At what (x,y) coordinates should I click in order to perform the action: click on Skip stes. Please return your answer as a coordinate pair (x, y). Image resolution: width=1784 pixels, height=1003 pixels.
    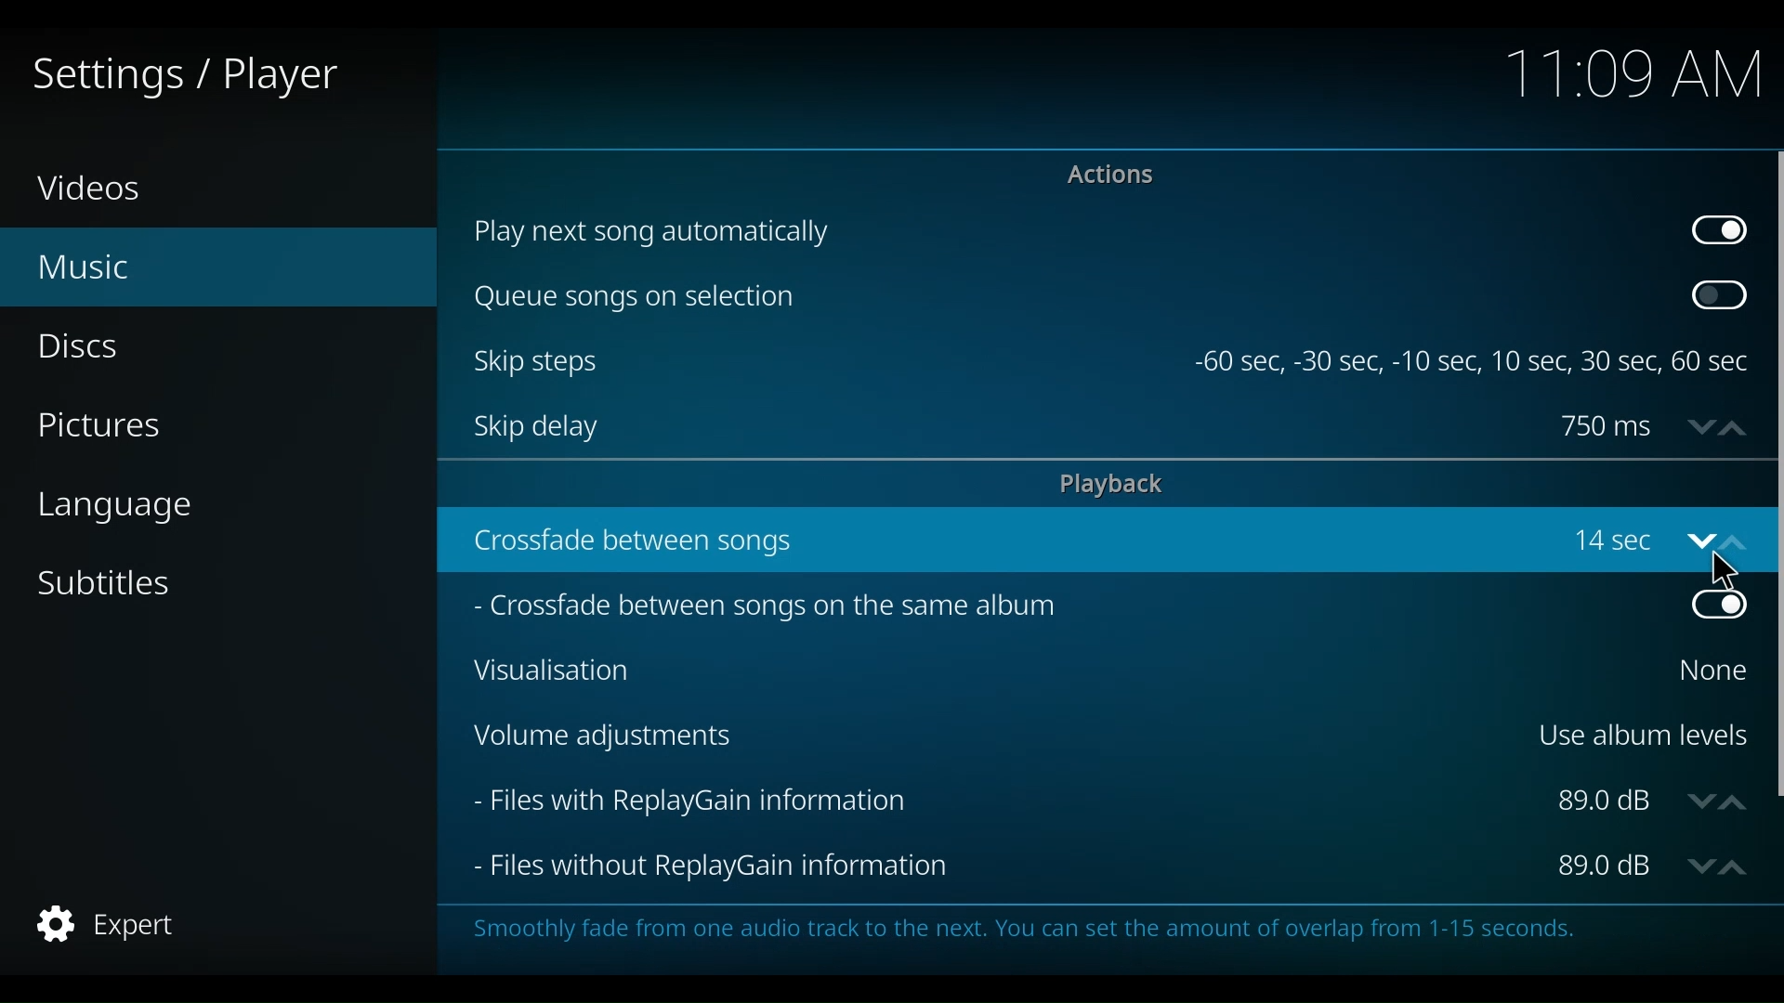
    Looking at the image, I should click on (826, 361).